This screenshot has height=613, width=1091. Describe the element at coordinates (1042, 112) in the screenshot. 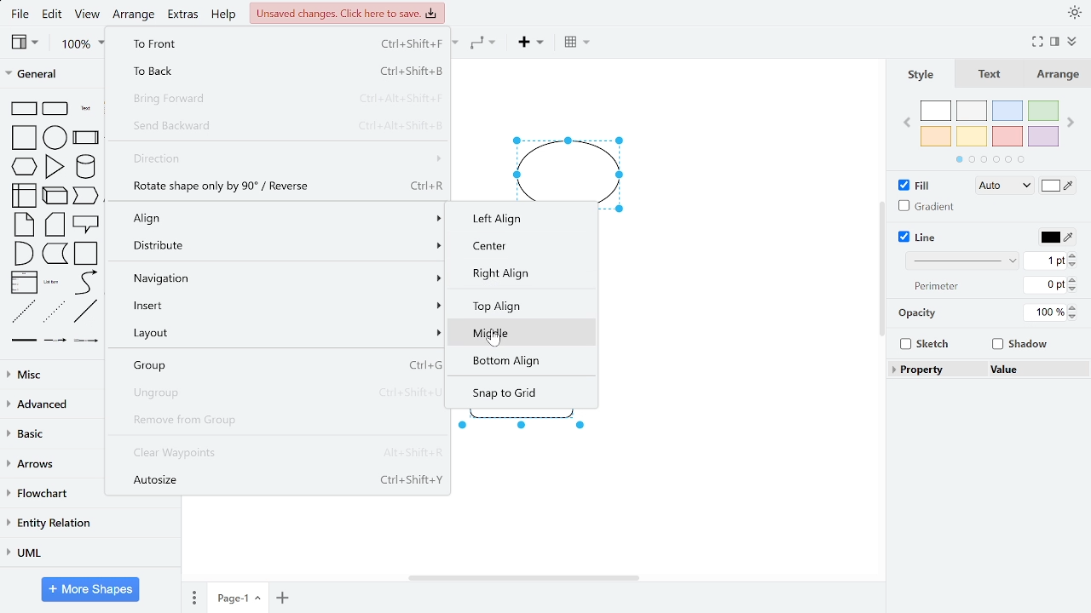

I see `green` at that location.